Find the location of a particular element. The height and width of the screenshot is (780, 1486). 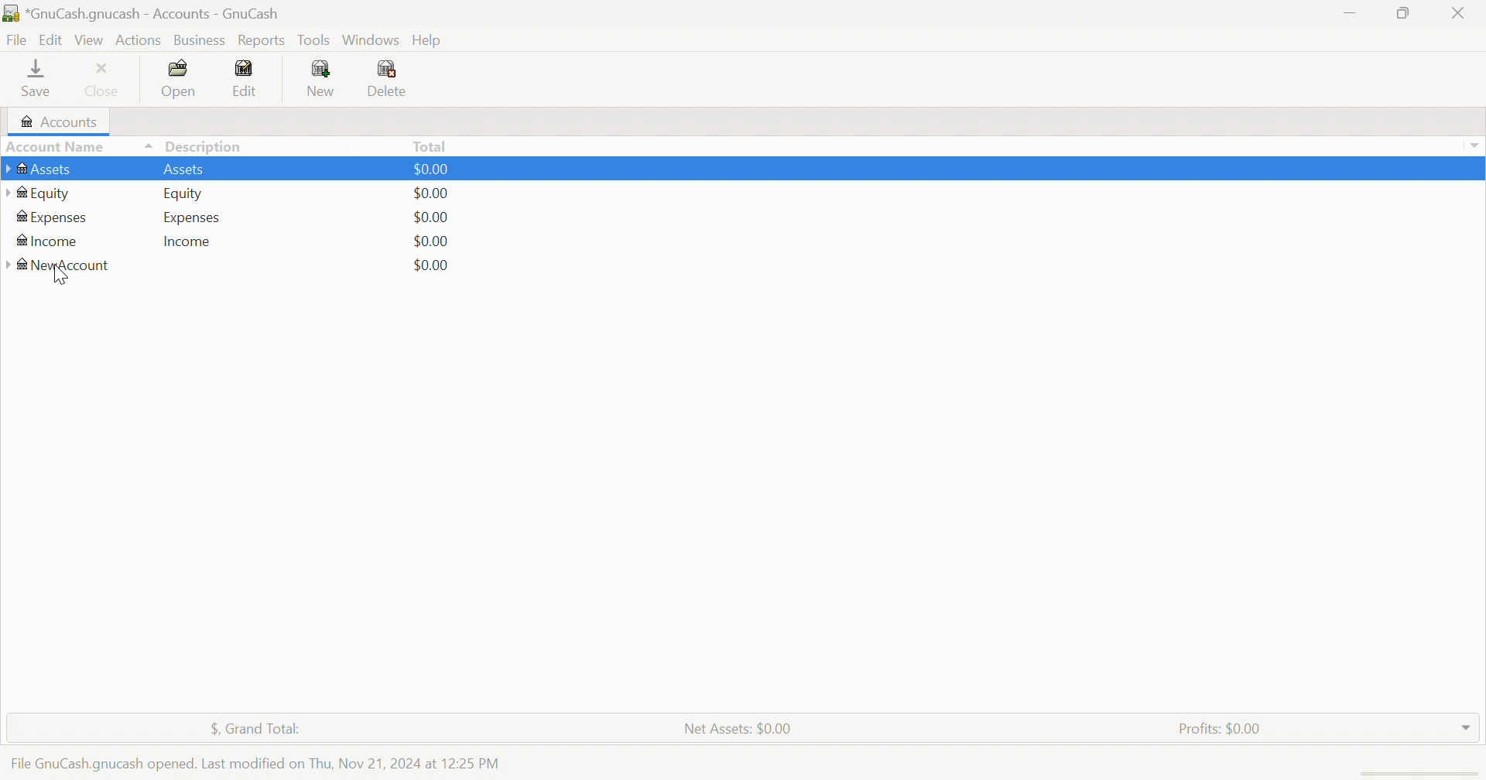

Actions is located at coordinates (139, 40).